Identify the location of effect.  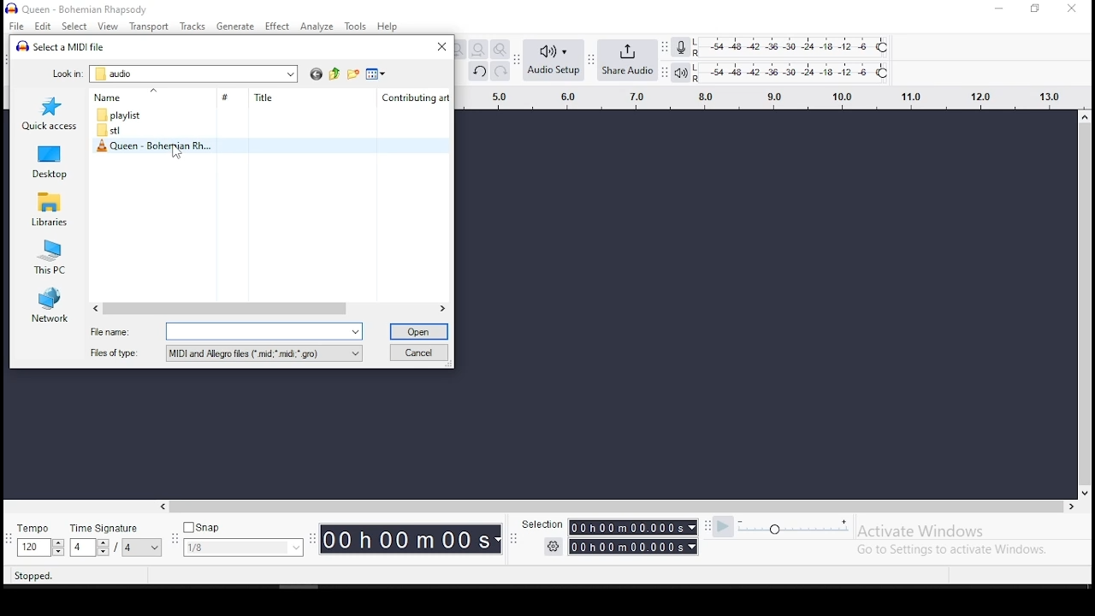
(277, 27).